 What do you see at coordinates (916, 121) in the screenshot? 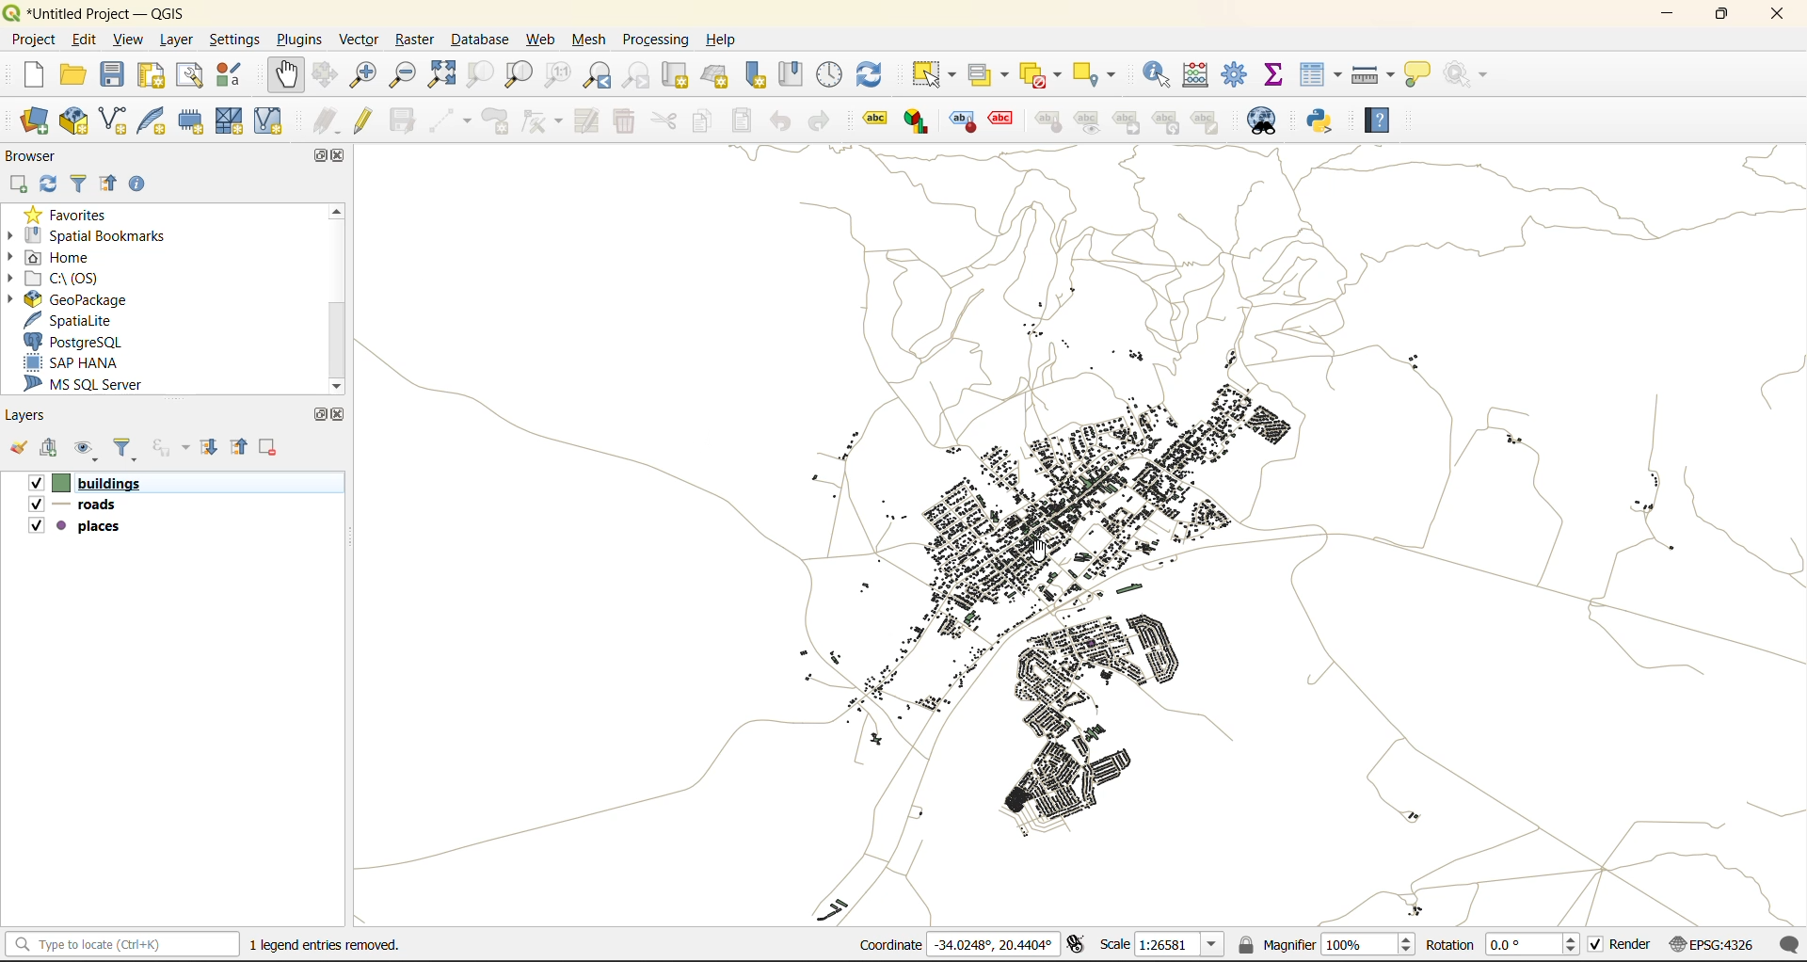
I see `label graph` at bounding box center [916, 121].